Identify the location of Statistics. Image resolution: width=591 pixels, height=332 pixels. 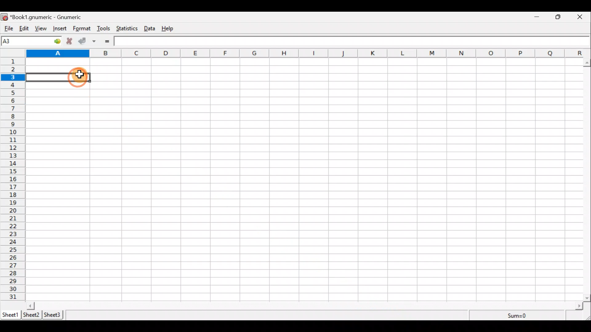
(128, 29).